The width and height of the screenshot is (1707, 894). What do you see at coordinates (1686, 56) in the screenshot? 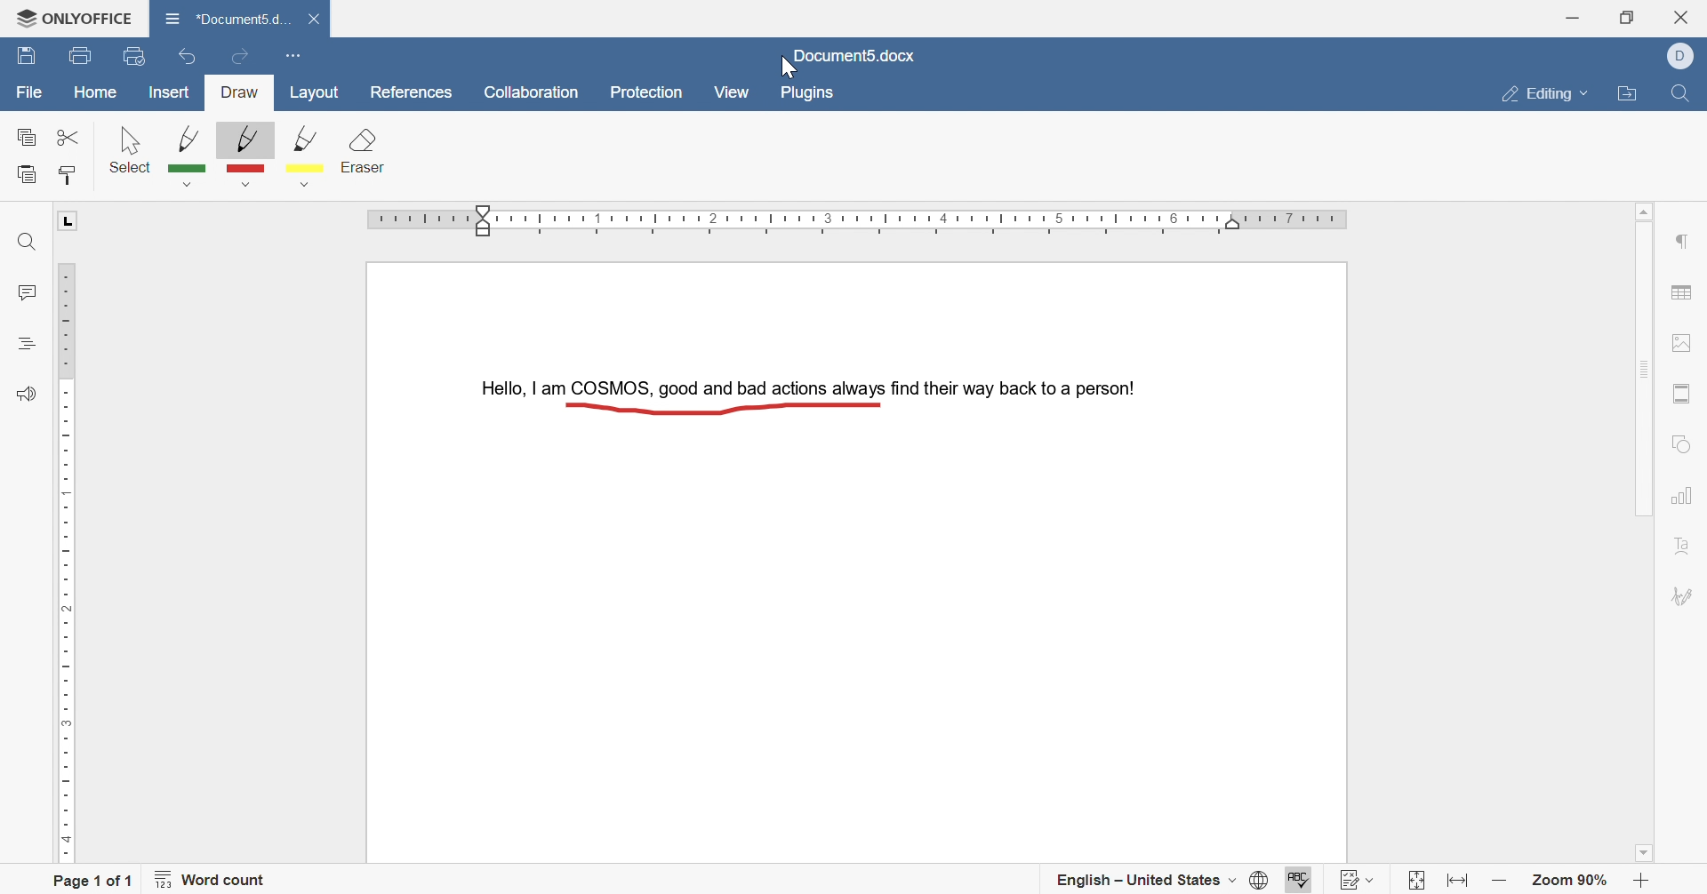
I see `Account` at bounding box center [1686, 56].